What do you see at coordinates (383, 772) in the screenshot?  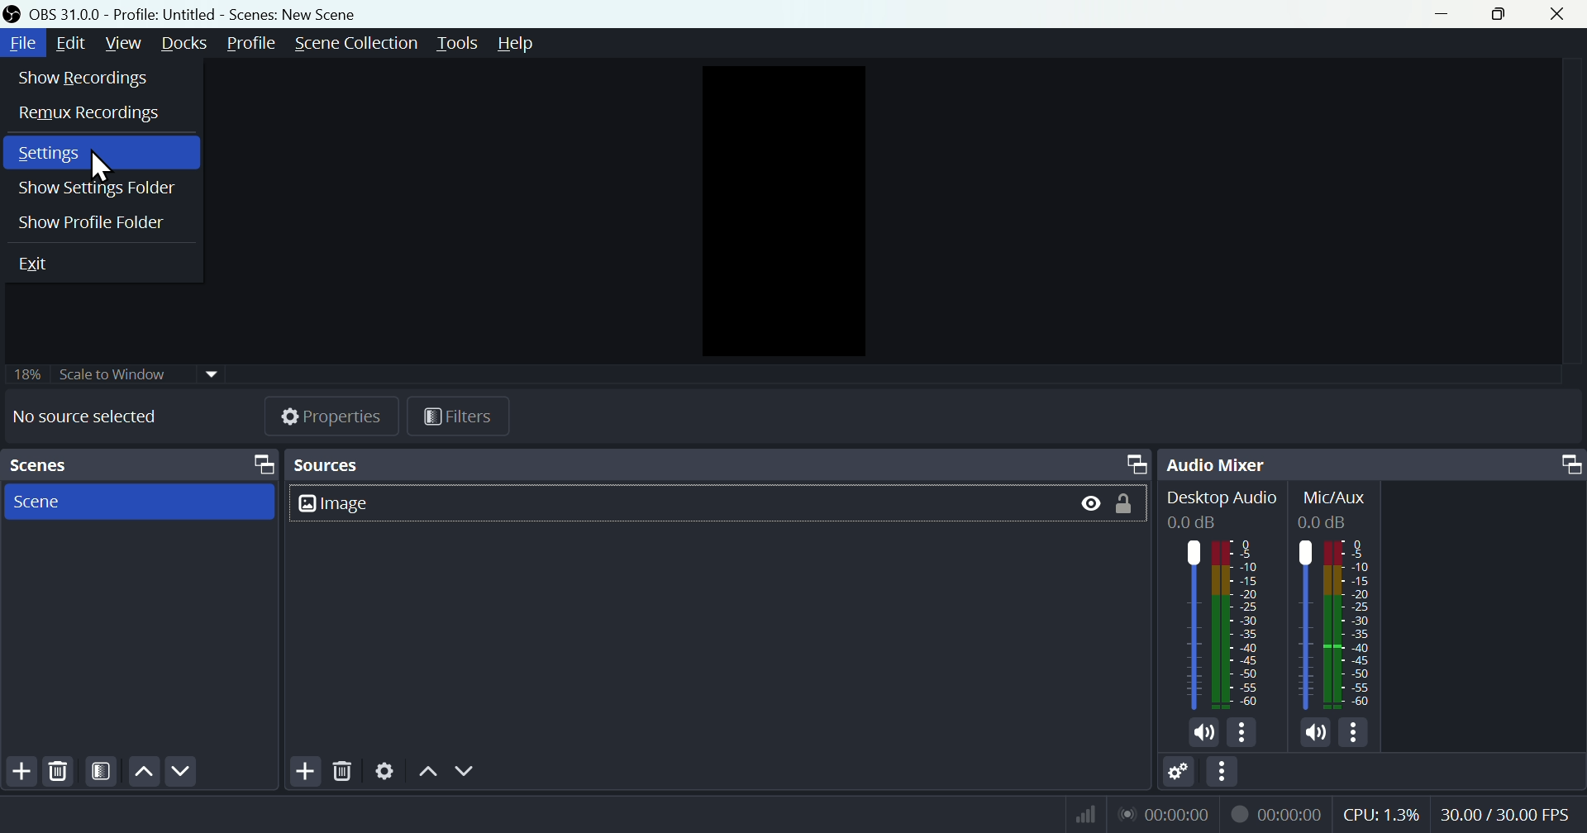 I see `Settings` at bounding box center [383, 772].